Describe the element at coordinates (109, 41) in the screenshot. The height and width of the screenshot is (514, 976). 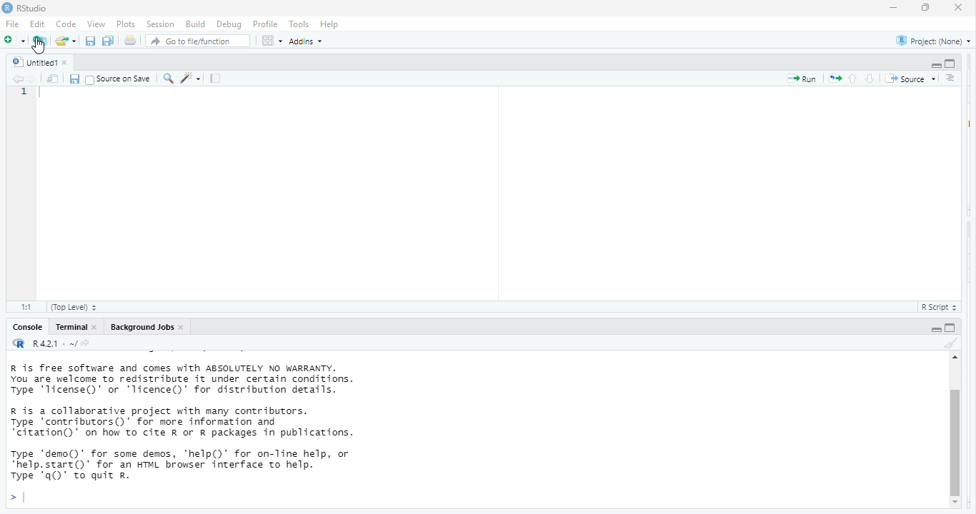
I see `save all open documents` at that location.